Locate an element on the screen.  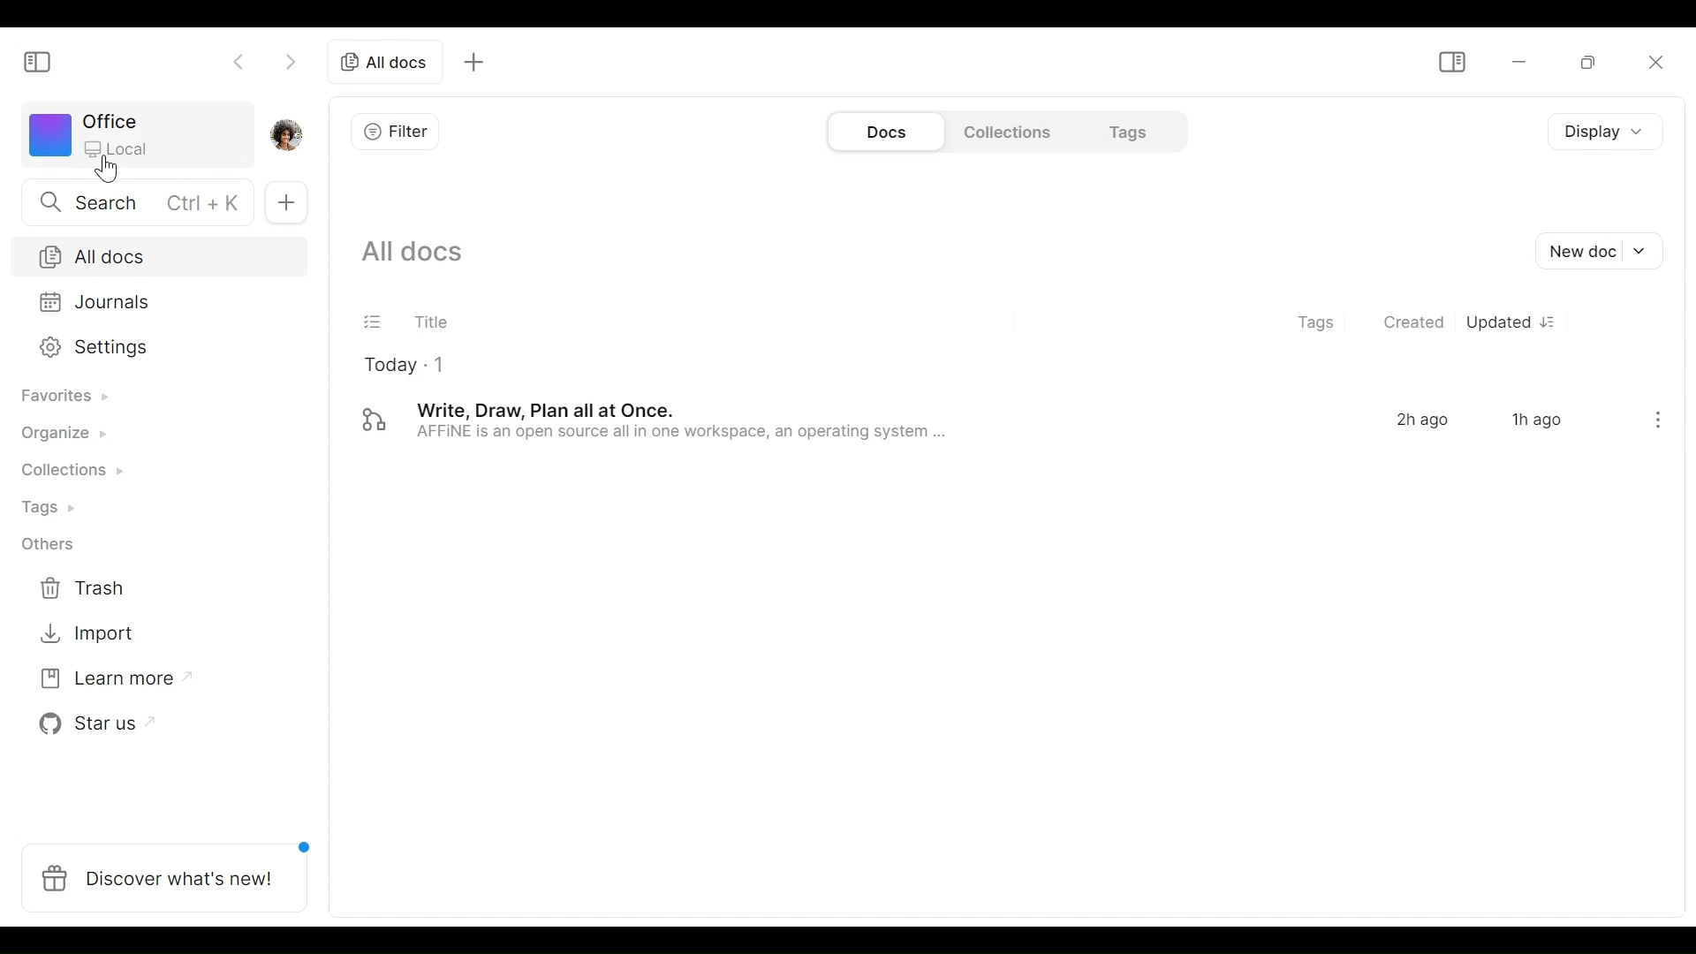
Organize is located at coordinates (56, 435).